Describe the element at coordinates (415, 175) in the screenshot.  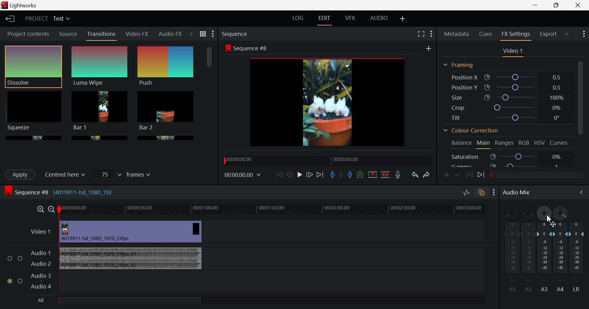
I see `Undo` at that location.